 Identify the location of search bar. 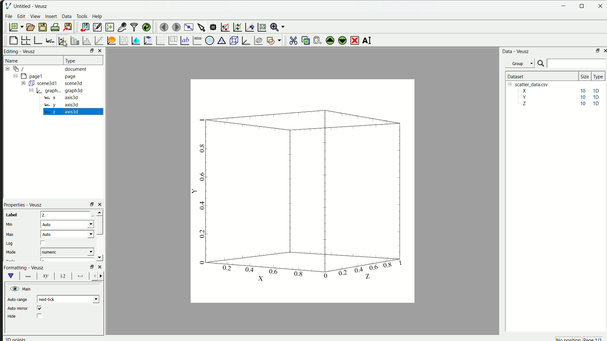
(577, 63).